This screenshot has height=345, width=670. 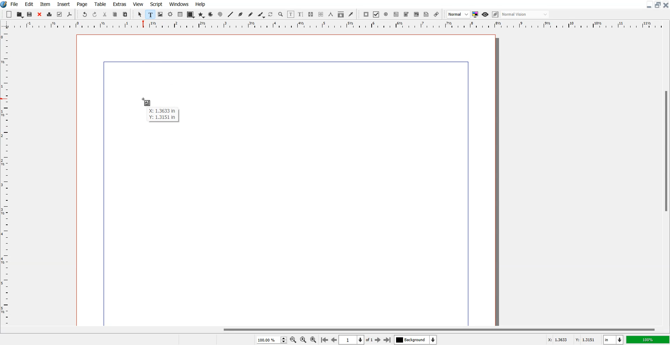 I want to click on Rotate Item, so click(x=271, y=15).